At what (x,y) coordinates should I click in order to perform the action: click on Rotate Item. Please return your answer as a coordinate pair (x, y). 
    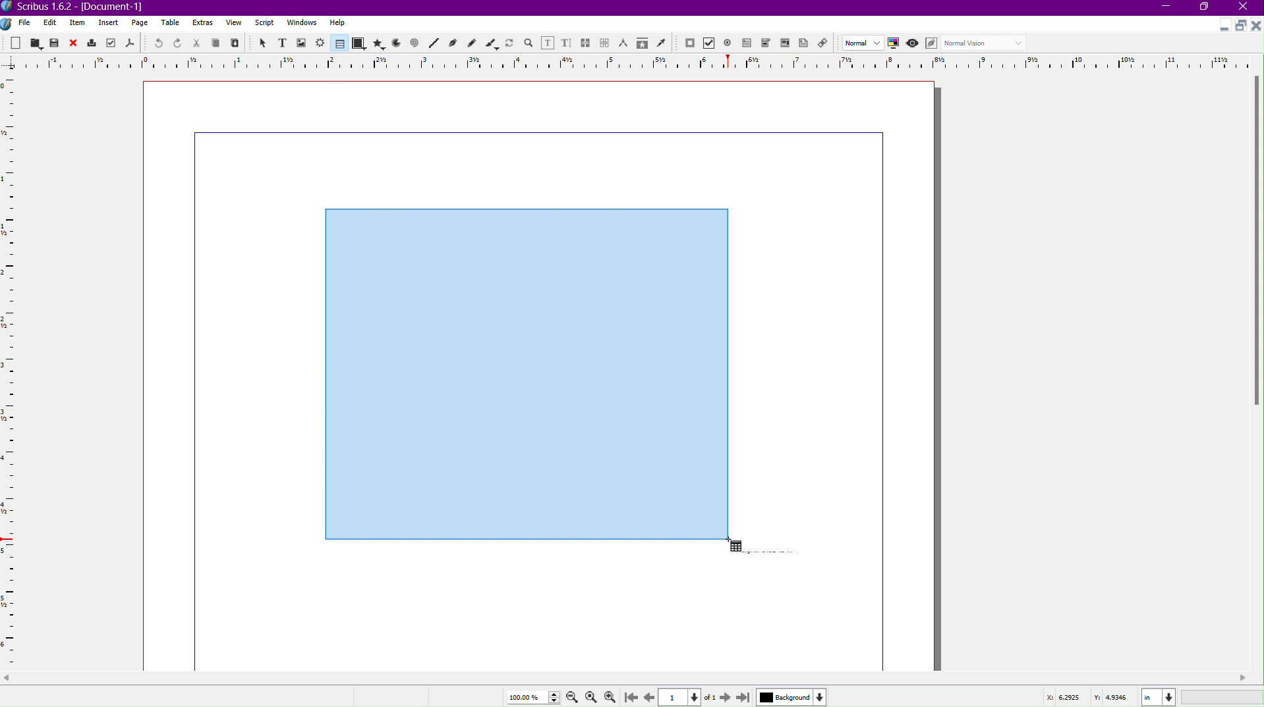
    Looking at the image, I should click on (509, 42).